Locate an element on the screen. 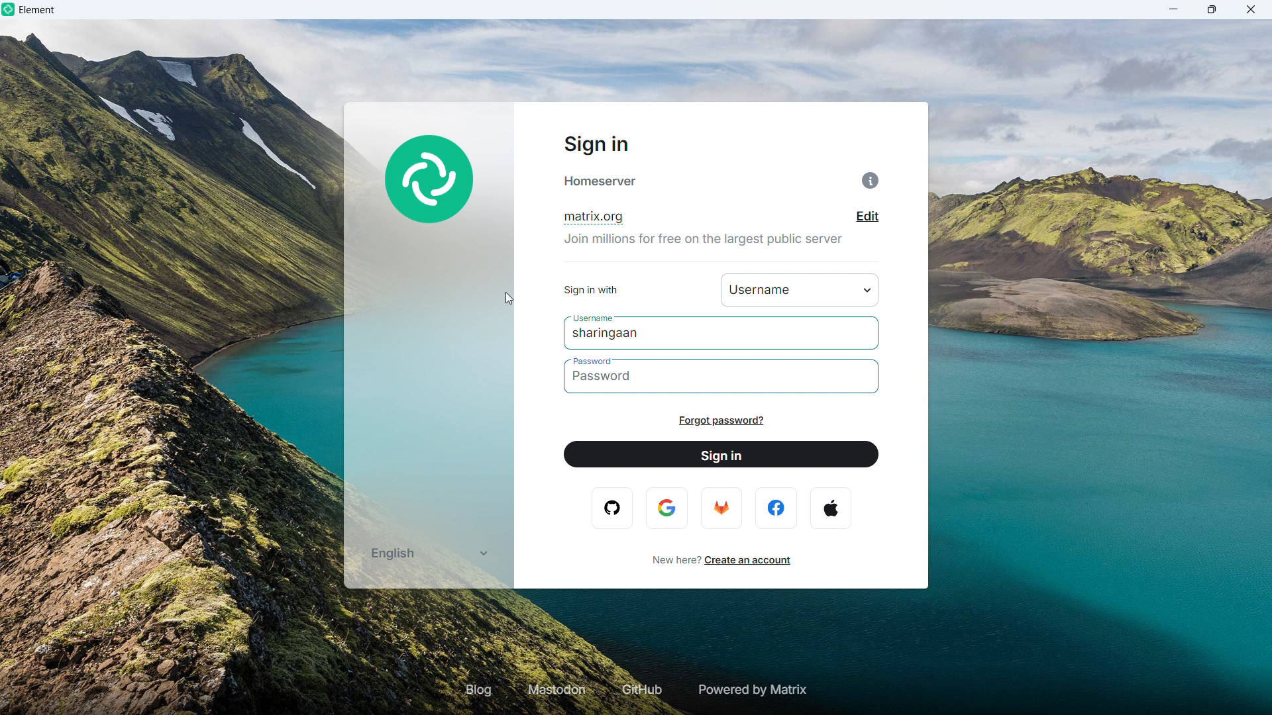 Image resolution: width=1272 pixels, height=715 pixels. google logo is located at coordinates (668, 508).